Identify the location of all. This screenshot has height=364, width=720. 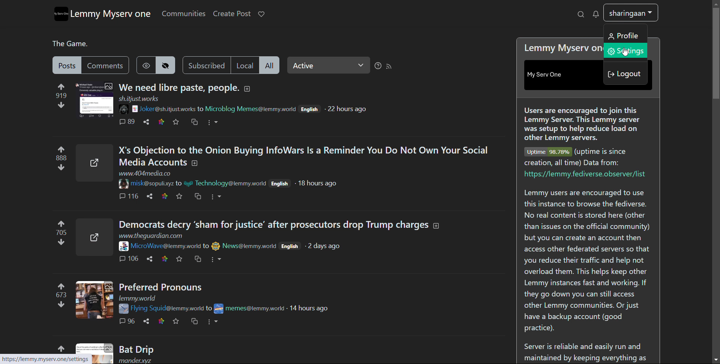
(270, 65).